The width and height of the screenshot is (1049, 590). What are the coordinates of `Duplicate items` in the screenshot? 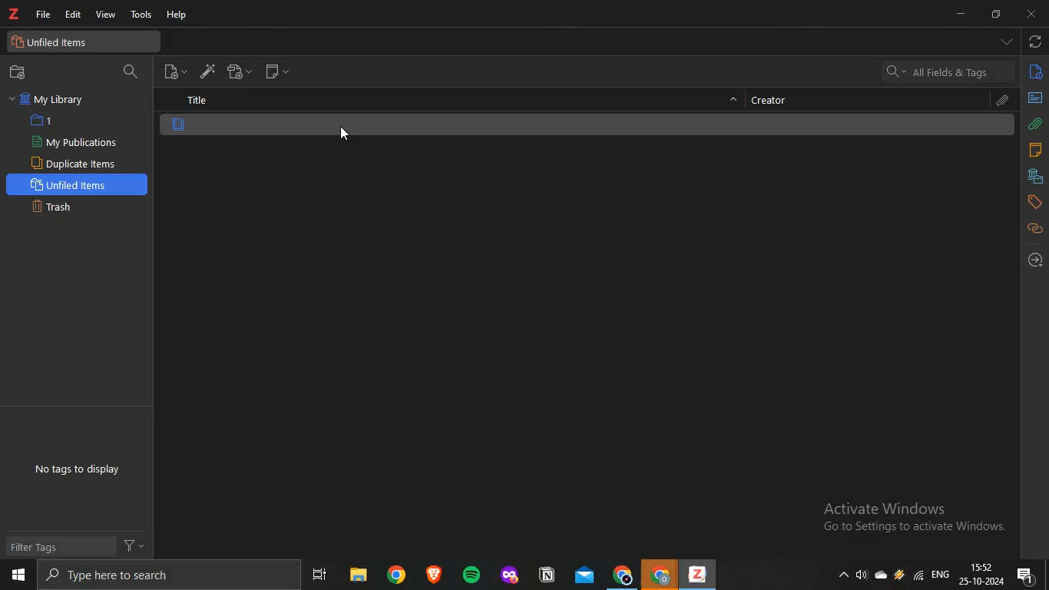 It's located at (74, 163).